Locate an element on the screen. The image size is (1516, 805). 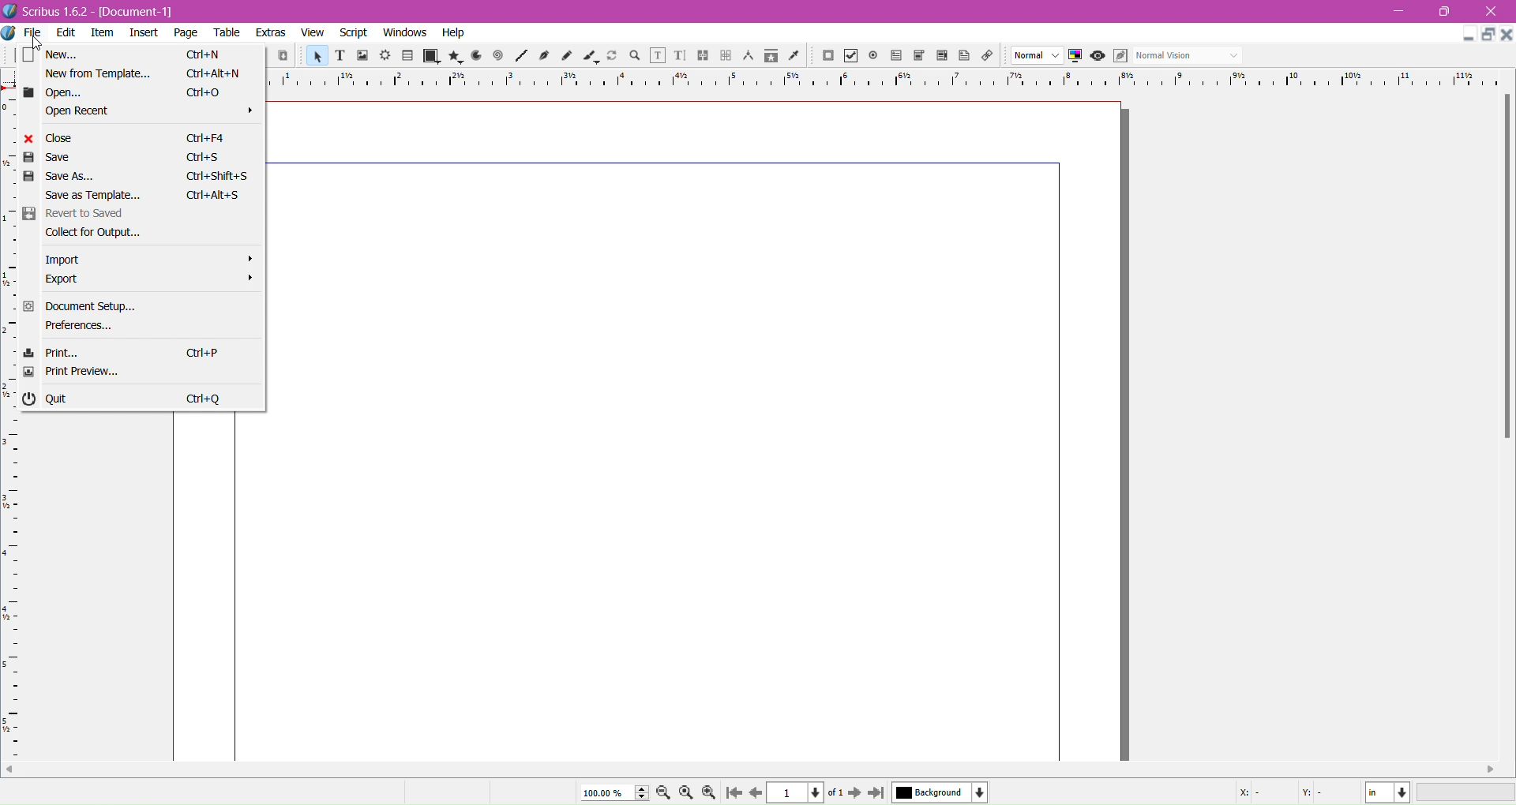
Select the current layer is located at coordinates (940, 793).